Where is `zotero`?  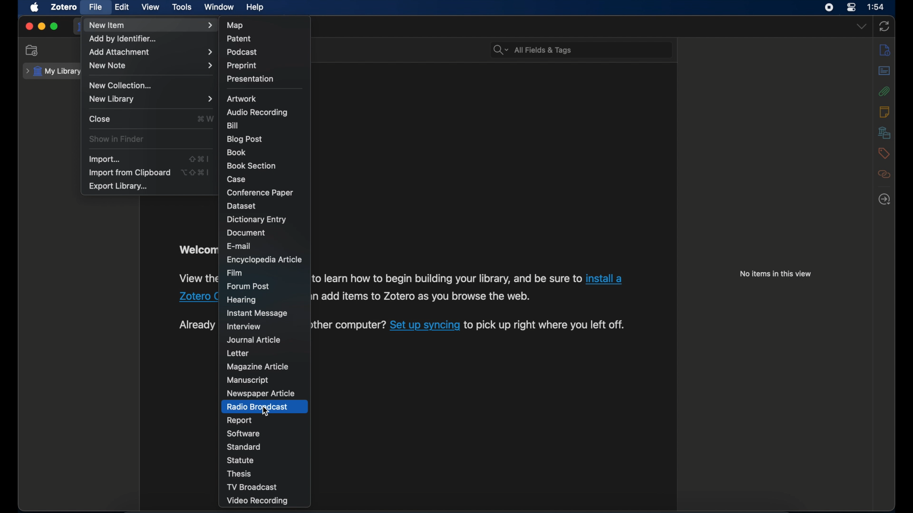
zotero is located at coordinates (64, 7).